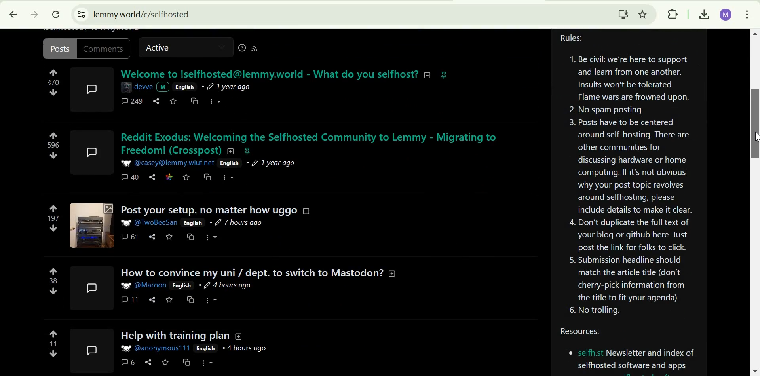  Describe the element at coordinates (163, 348) in the screenshot. I see `user ID` at that location.